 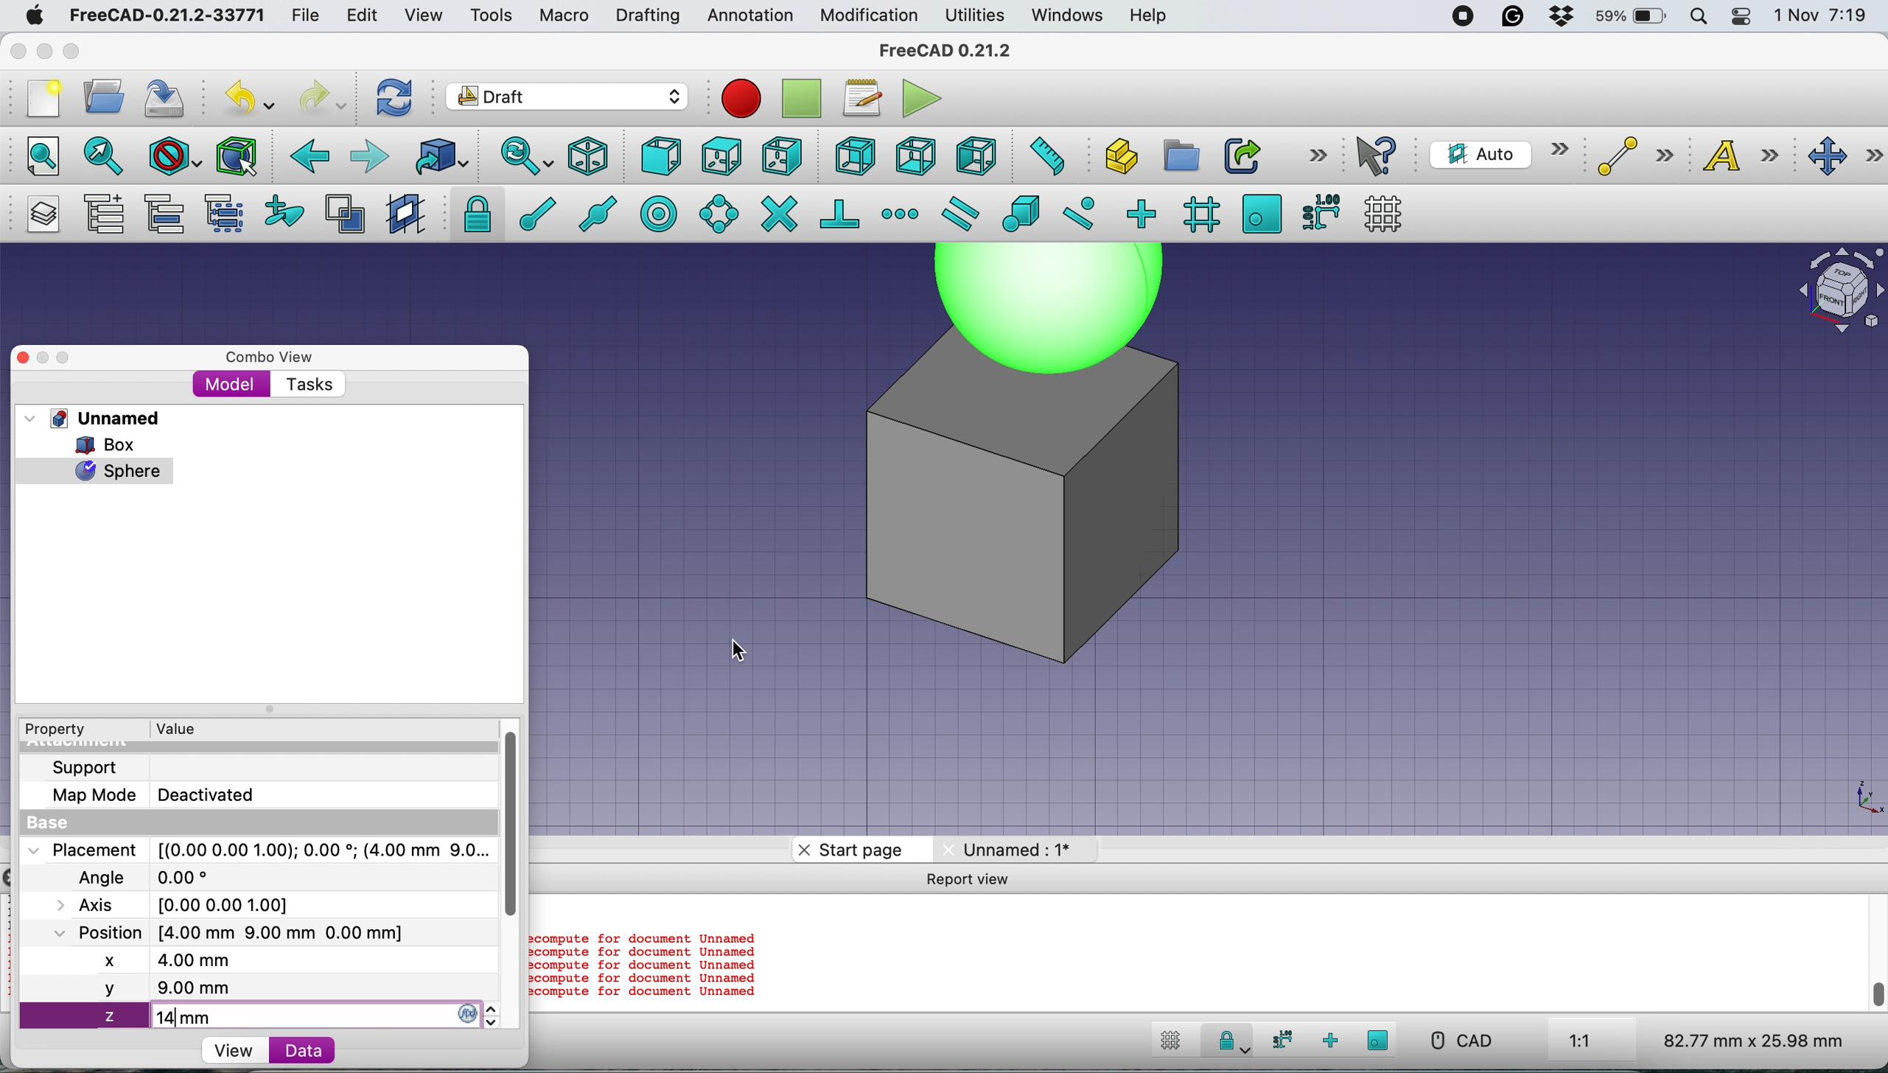 I want to click on map mode, so click(x=162, y=794).